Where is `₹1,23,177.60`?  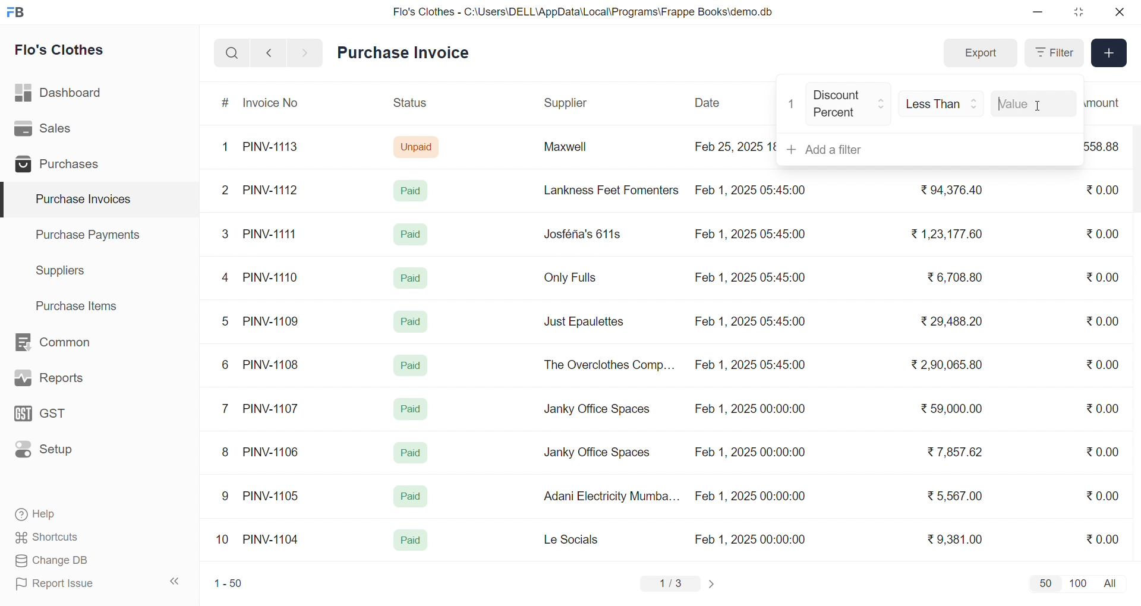
₹1,23,177.60 is located at coordinates (945, 233).